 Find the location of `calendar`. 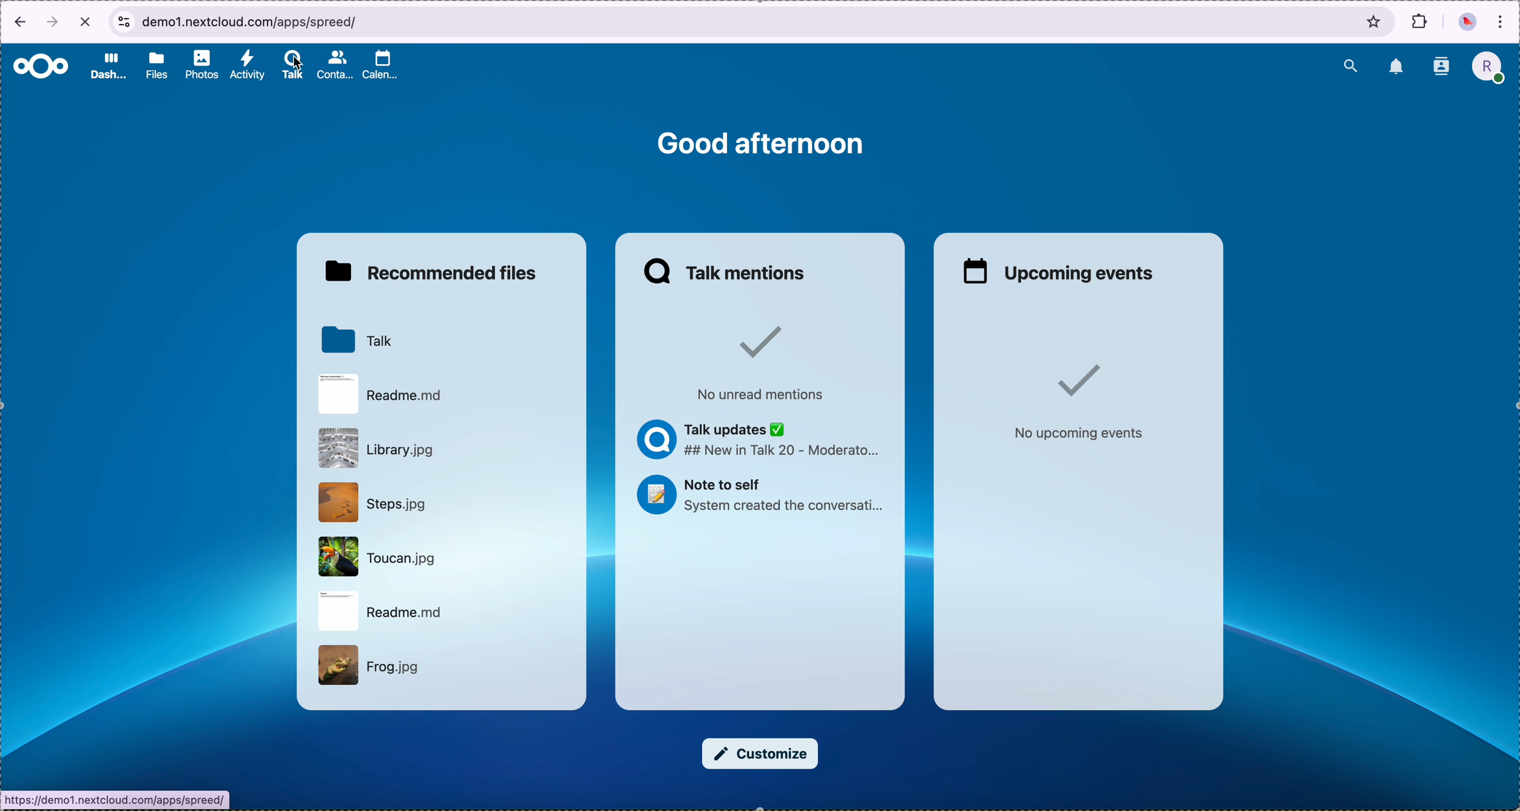

calendar is located at coordinates (385, 66).